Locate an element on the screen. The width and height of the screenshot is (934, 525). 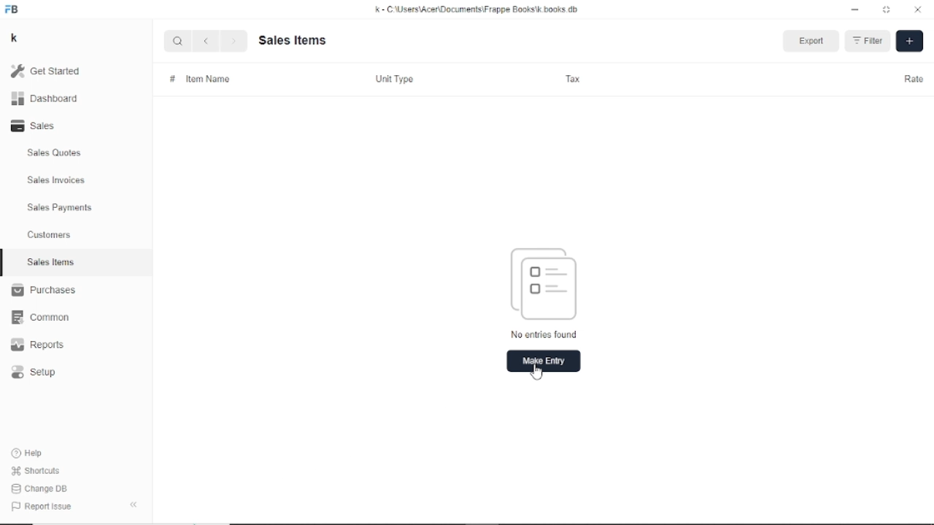
# is located at coordinates (171, 79).